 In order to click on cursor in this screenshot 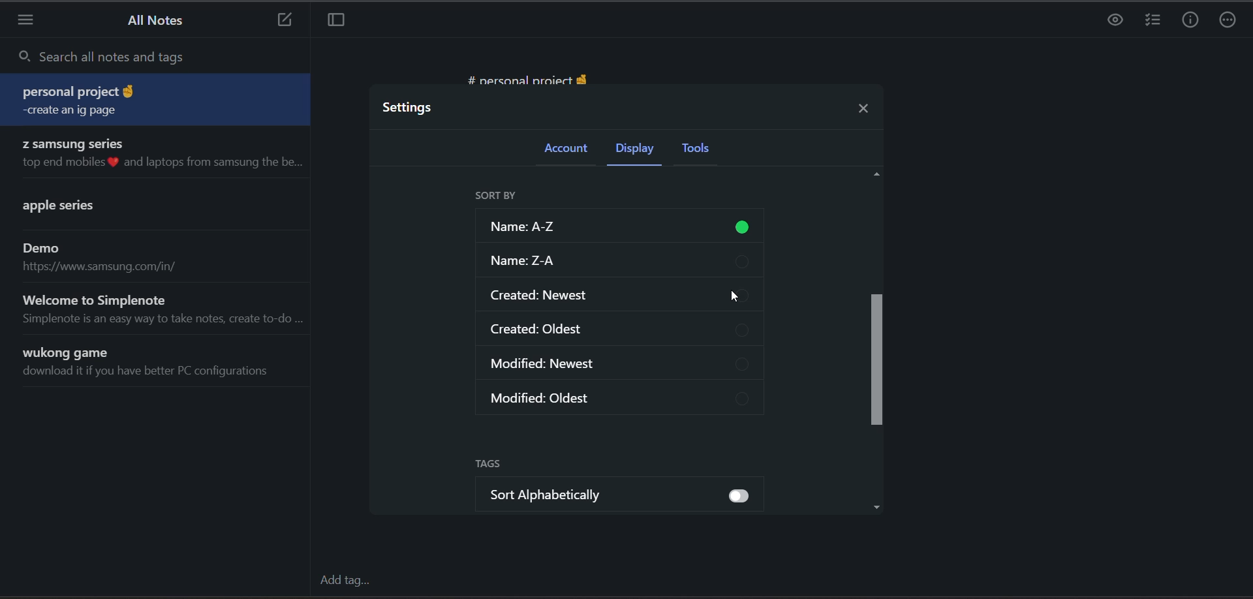, I will do `click(736, 297)`.